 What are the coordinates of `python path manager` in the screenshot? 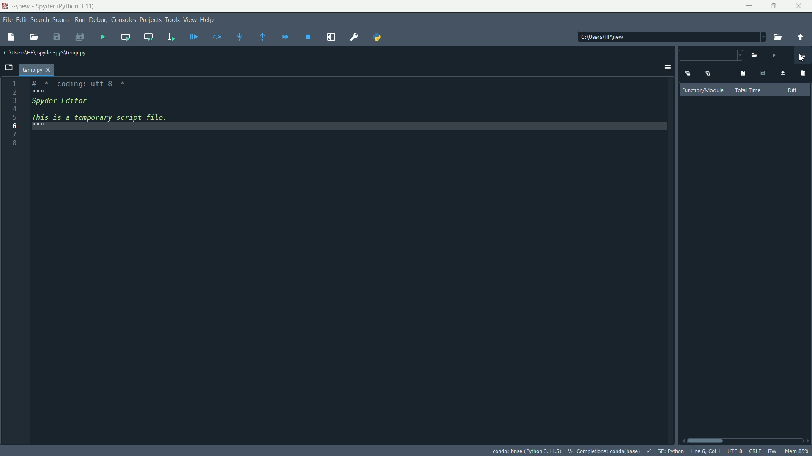 It's located at (379, 36).